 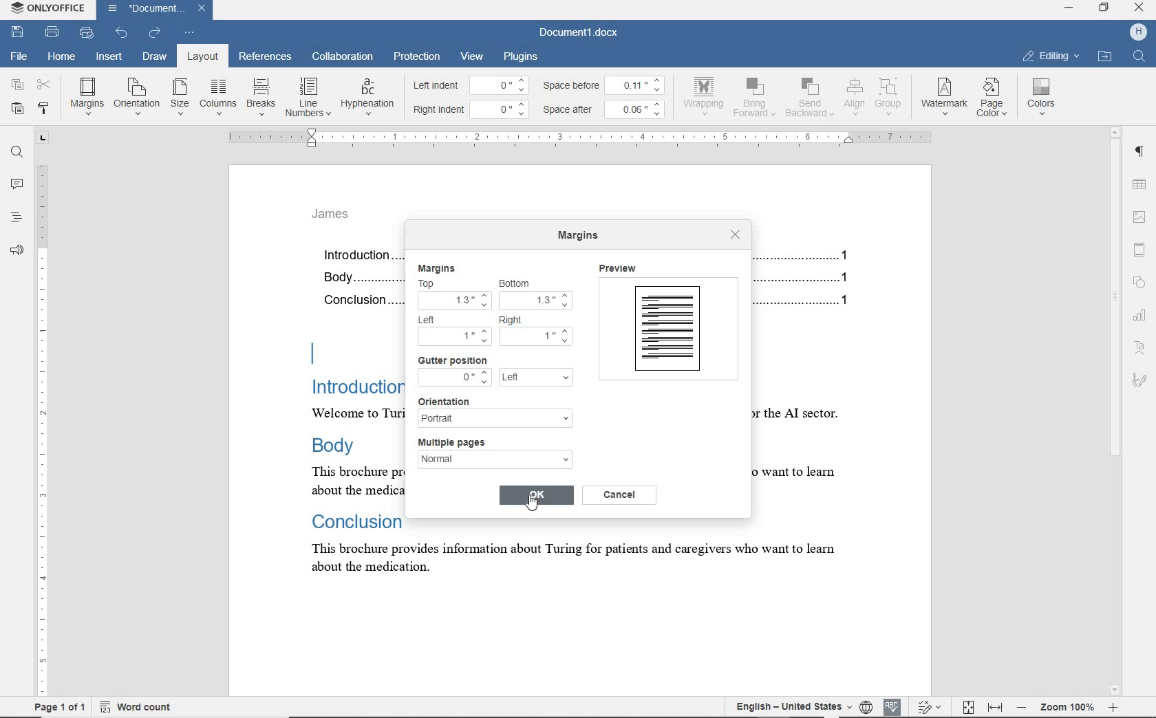 What do you see at coordinates (44, 109) in the screenshot?
I see `copy style` at bounding box center [44, 109].